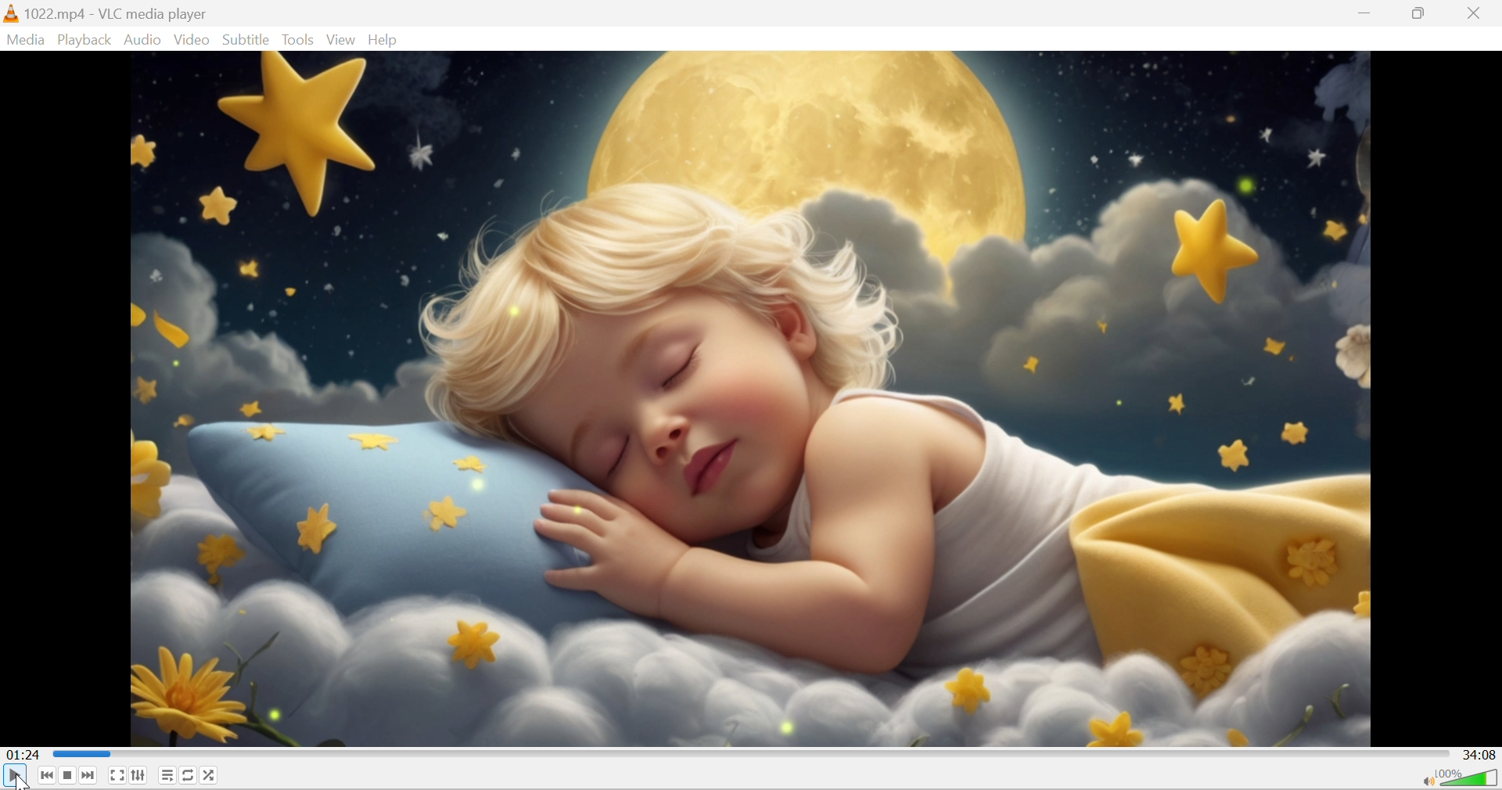 The width and height of the screenshot is (1502, 790). What do you see at coordinates (1367, 13) in the screenshot?
I see `Minimize` at bounding box center [1367, 13].